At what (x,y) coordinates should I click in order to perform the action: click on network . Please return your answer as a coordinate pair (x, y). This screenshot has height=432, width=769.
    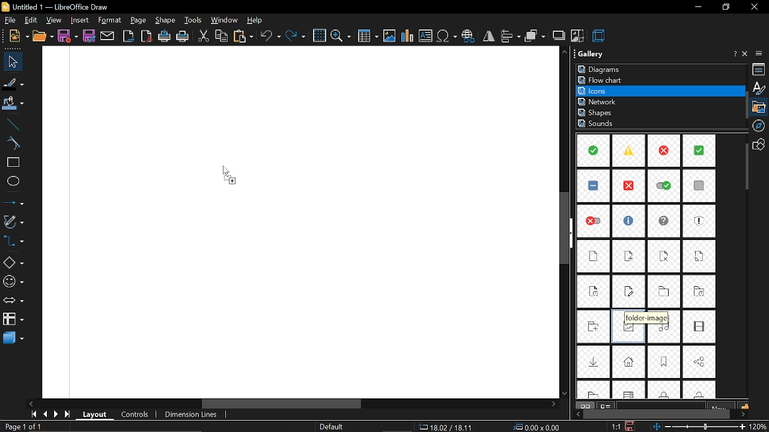
    Looking at the image, I should click on (599, 101).